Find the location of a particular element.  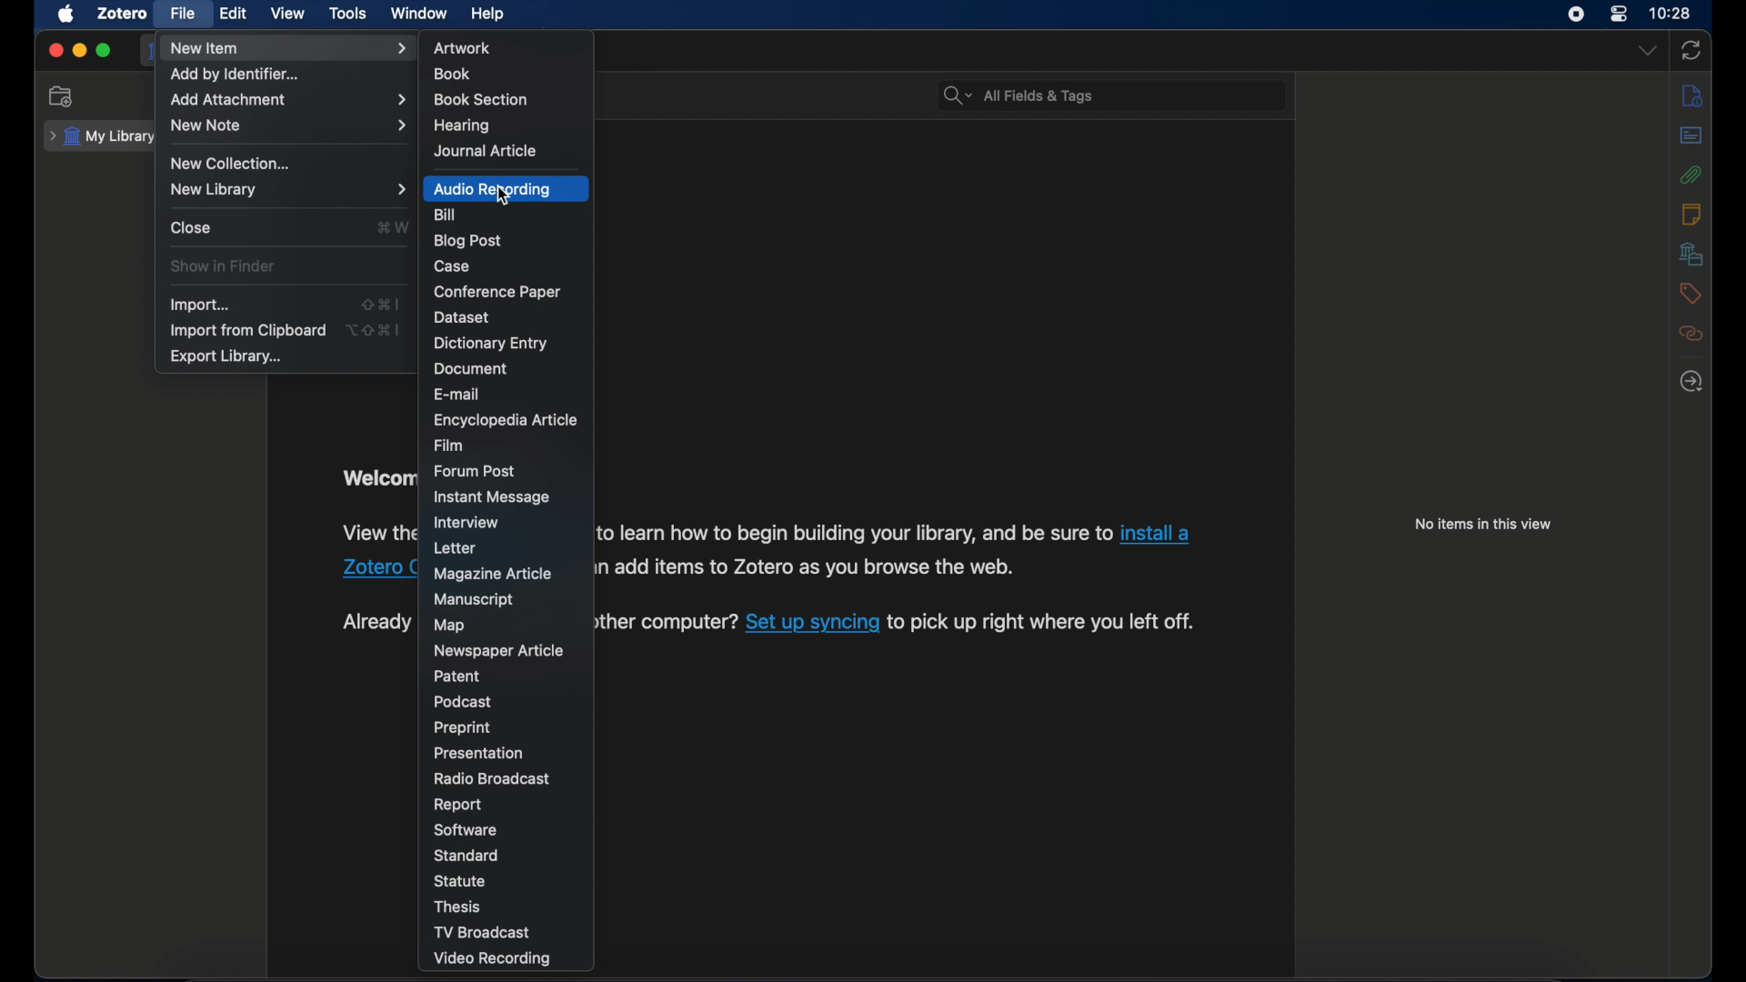

close is located at coordinates (55, 51).